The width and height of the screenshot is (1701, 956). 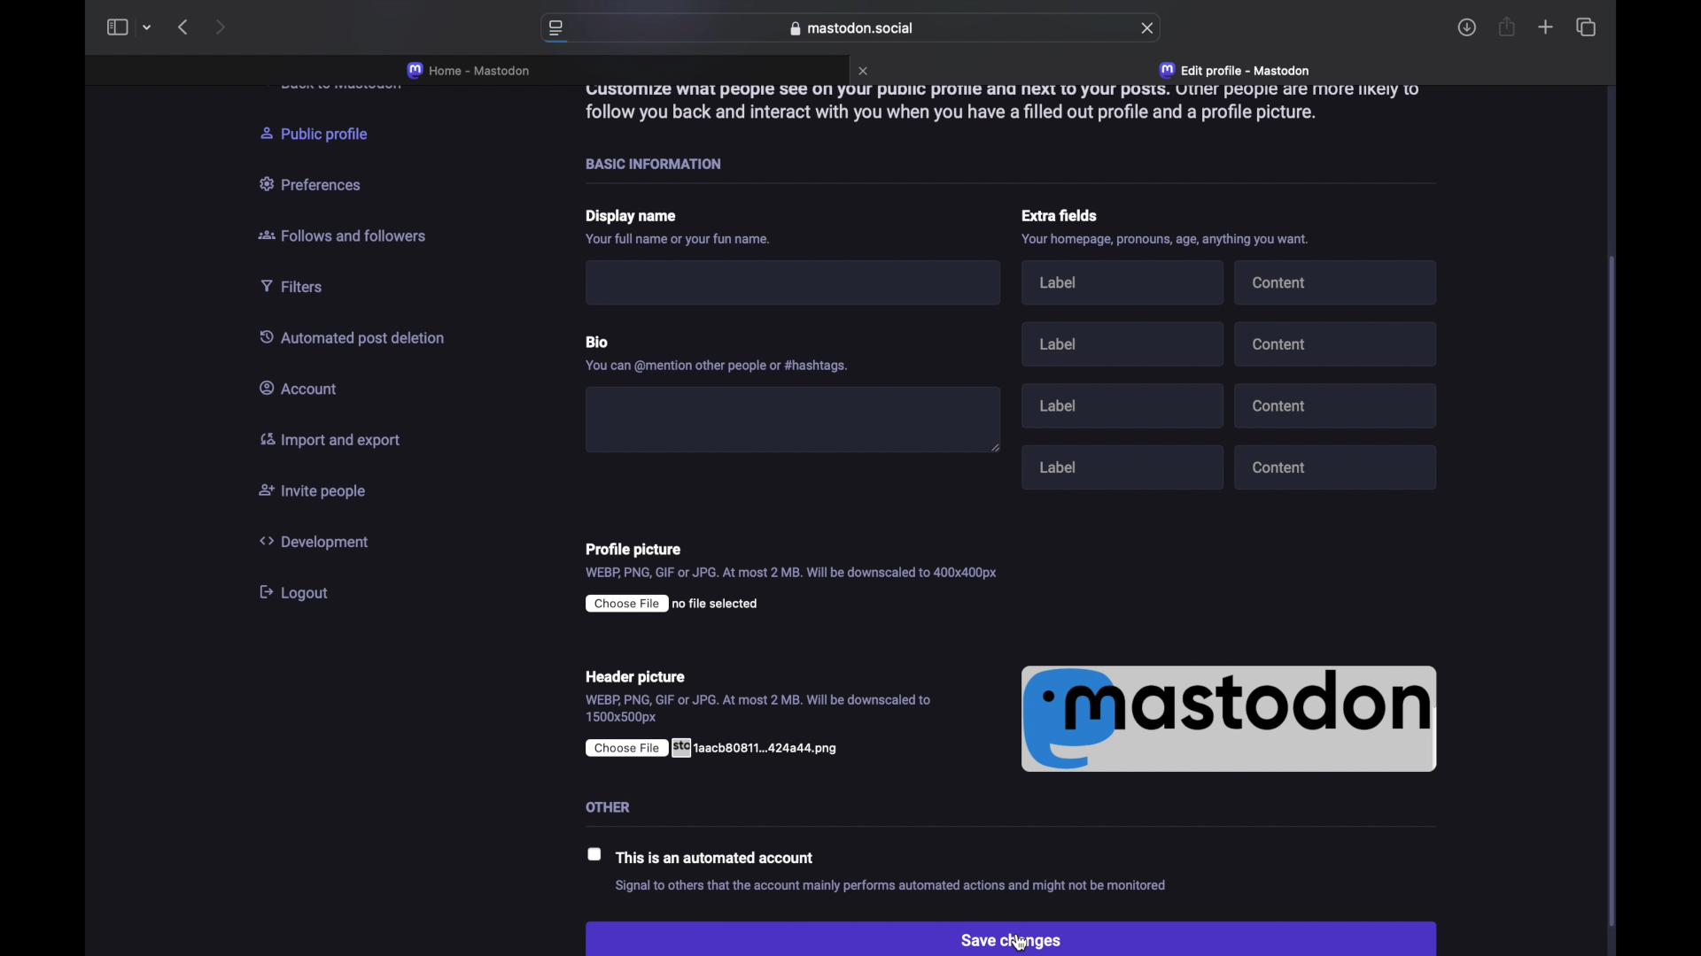 I want to click on This is an automated account, so click(x=719, y=857).